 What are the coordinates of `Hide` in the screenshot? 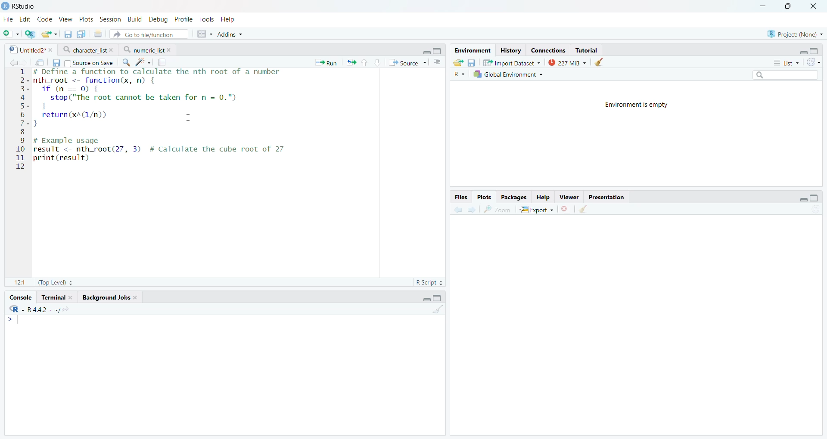 It's located at (803, 198).